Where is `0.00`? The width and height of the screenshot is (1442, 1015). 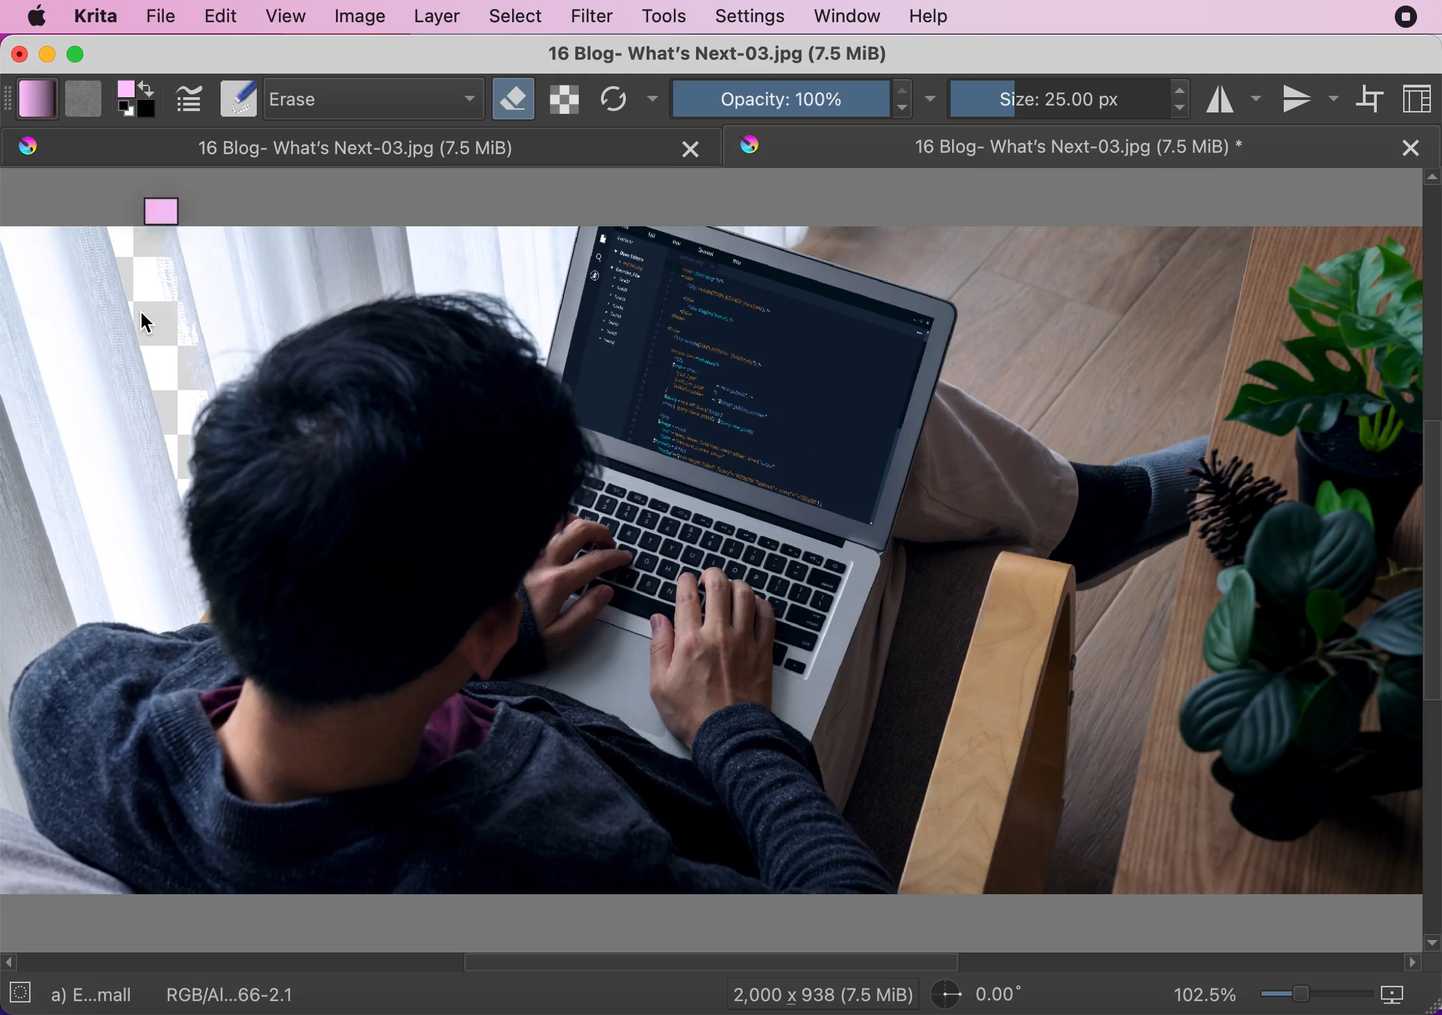
0.00 is located at coordinates (990, 994).